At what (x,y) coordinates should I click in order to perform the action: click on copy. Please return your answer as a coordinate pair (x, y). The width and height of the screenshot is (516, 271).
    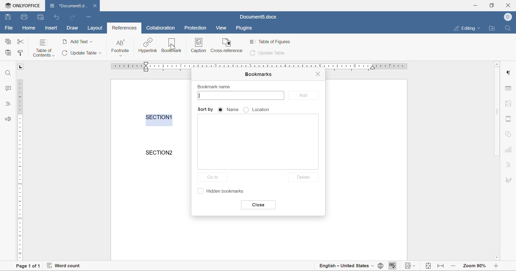
    Looking at the image, I should click on (8, 41).